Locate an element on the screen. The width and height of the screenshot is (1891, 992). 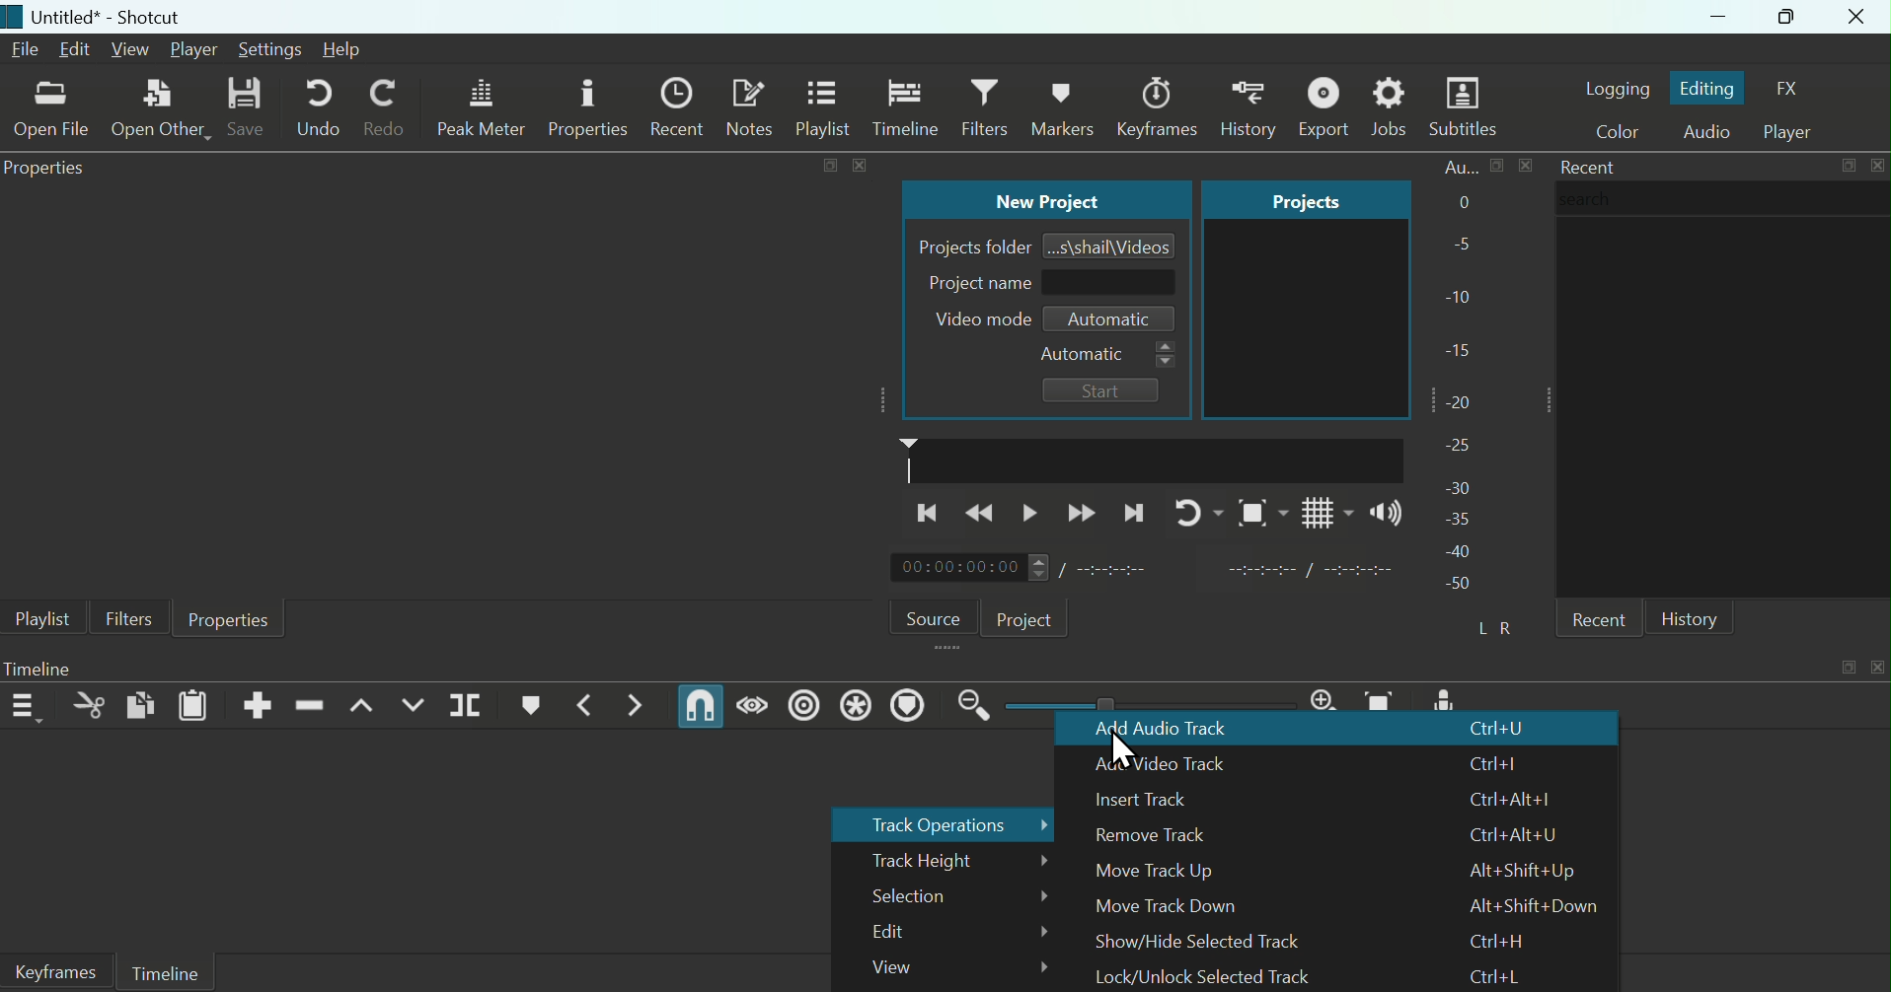
in point is located at coordinates (1302, 572).